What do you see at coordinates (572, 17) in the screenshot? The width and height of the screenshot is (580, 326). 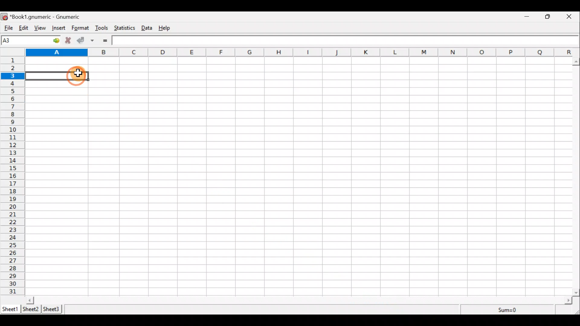 I see `Close` at bounding box center [572, 17].